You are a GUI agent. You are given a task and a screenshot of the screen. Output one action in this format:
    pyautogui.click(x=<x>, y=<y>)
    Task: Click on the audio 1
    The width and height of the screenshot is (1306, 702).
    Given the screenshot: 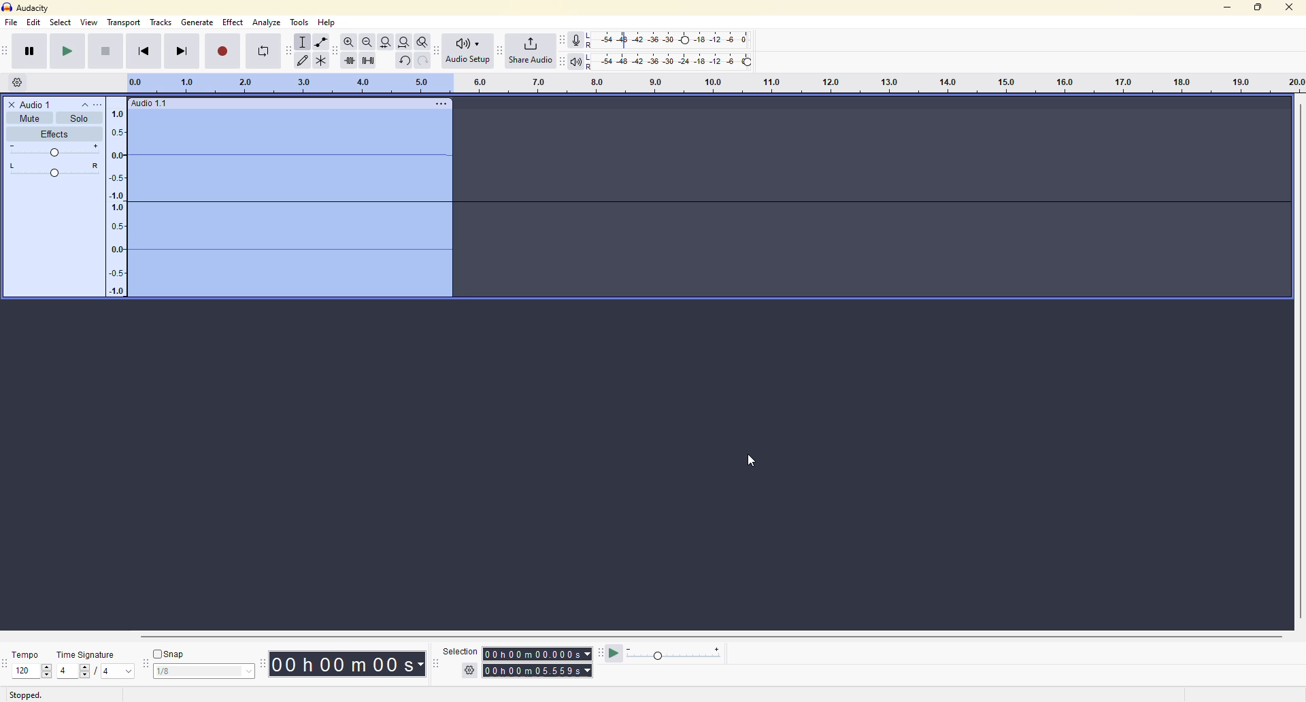 What is the action you would take?
    pyautogui.click(x=32, y=104)
    